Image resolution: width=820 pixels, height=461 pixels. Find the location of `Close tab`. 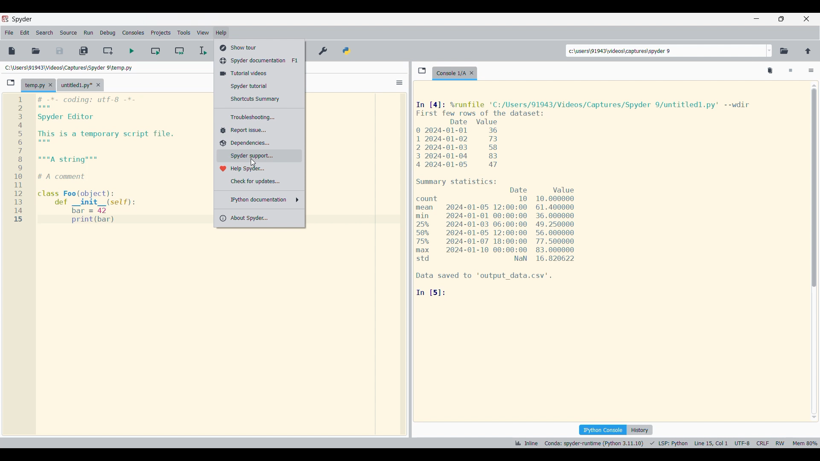

Close tab is located at coordinates (50, 85).